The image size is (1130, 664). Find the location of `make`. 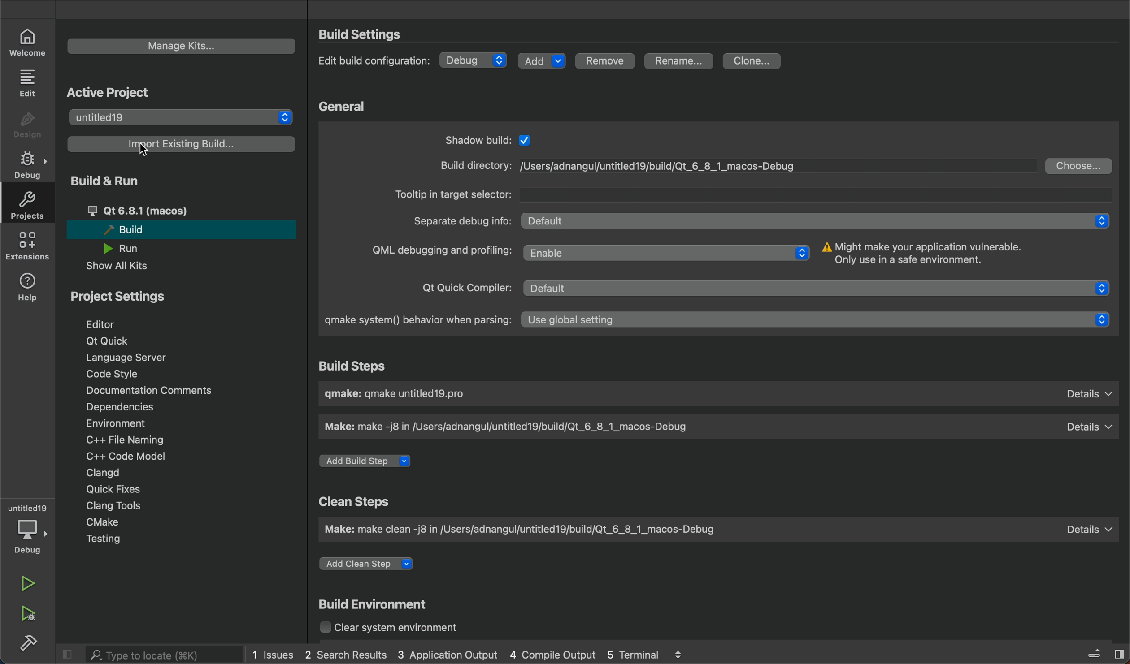

make is located at coordinates (718, 427).